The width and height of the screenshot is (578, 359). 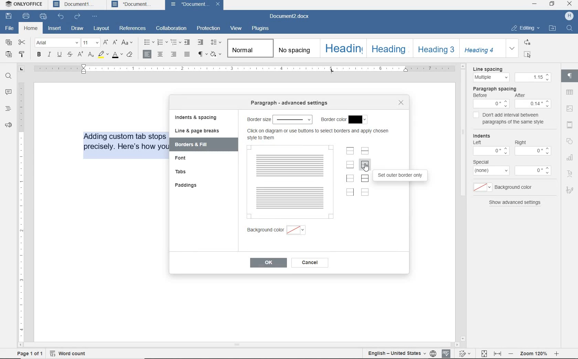 I want to click on page 1 of 1, so click(x=29, y=354).